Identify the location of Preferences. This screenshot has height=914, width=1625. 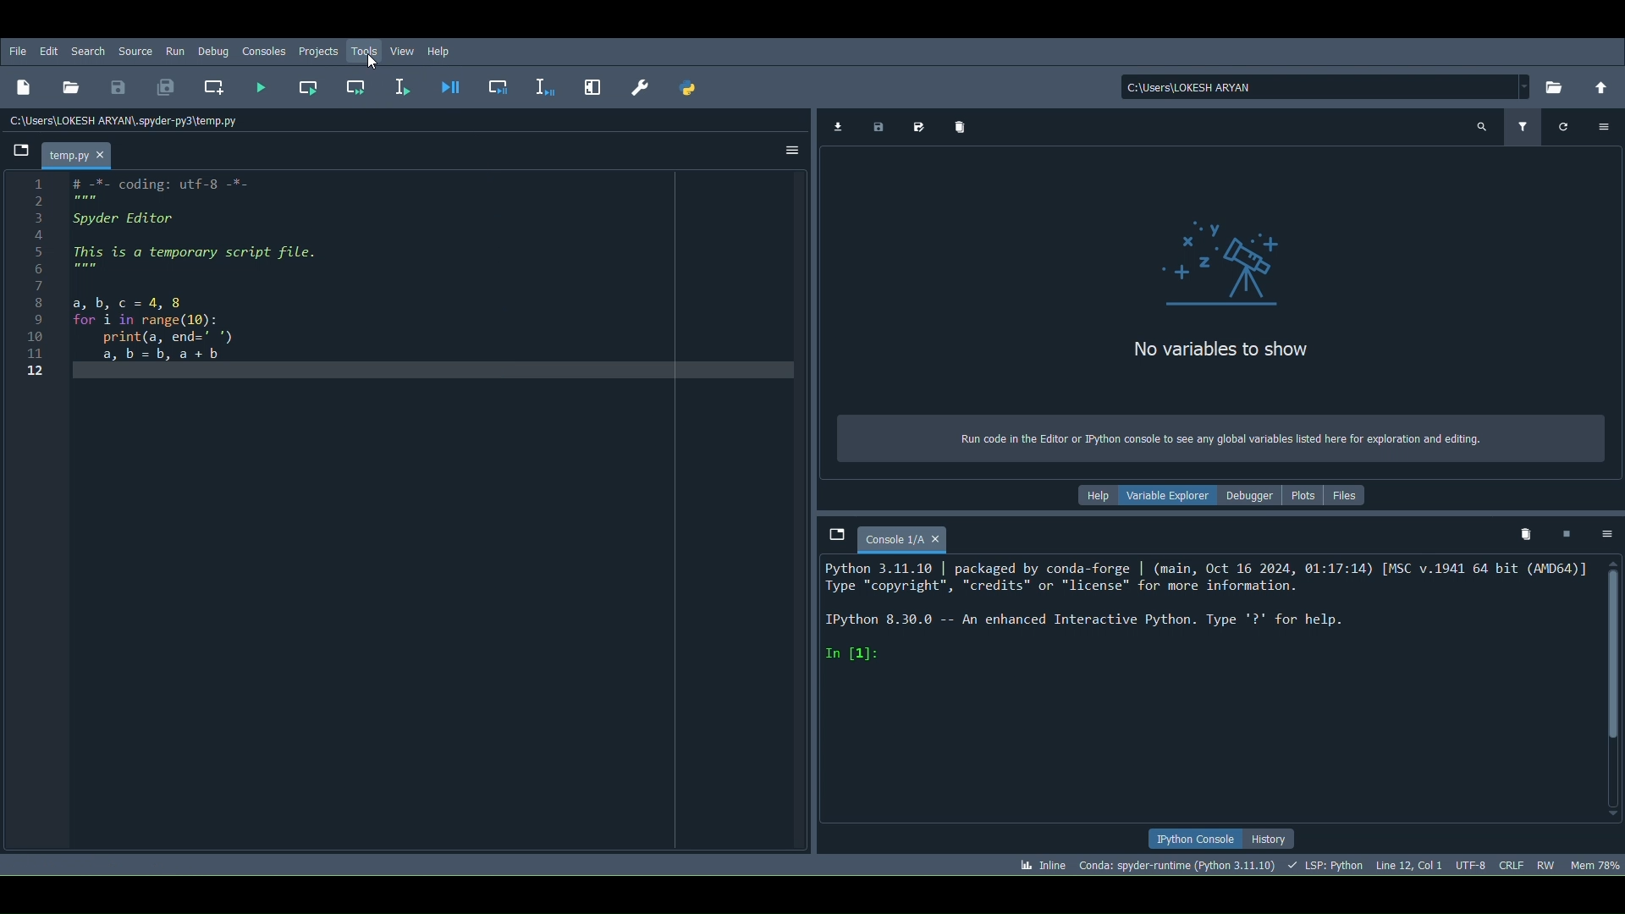
(639, 87).